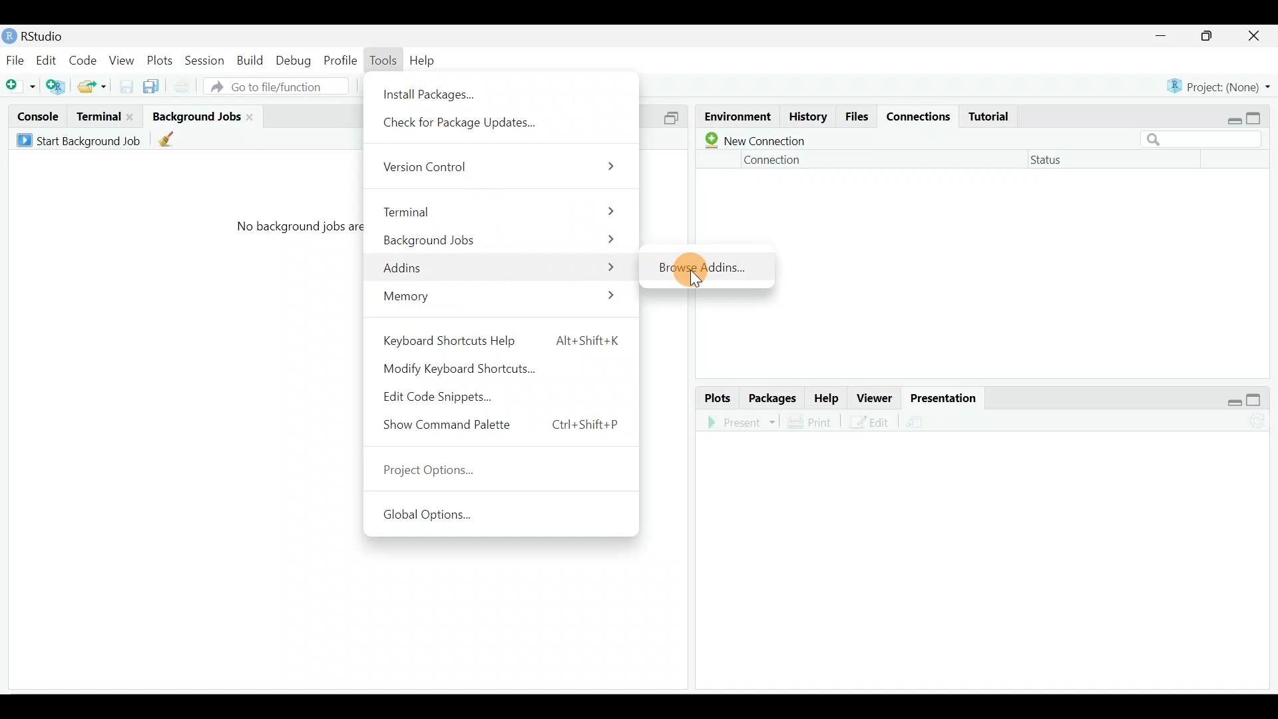 The height and width of the screenshot is (719, 1278). I want to click on Build, so click(252, 61).